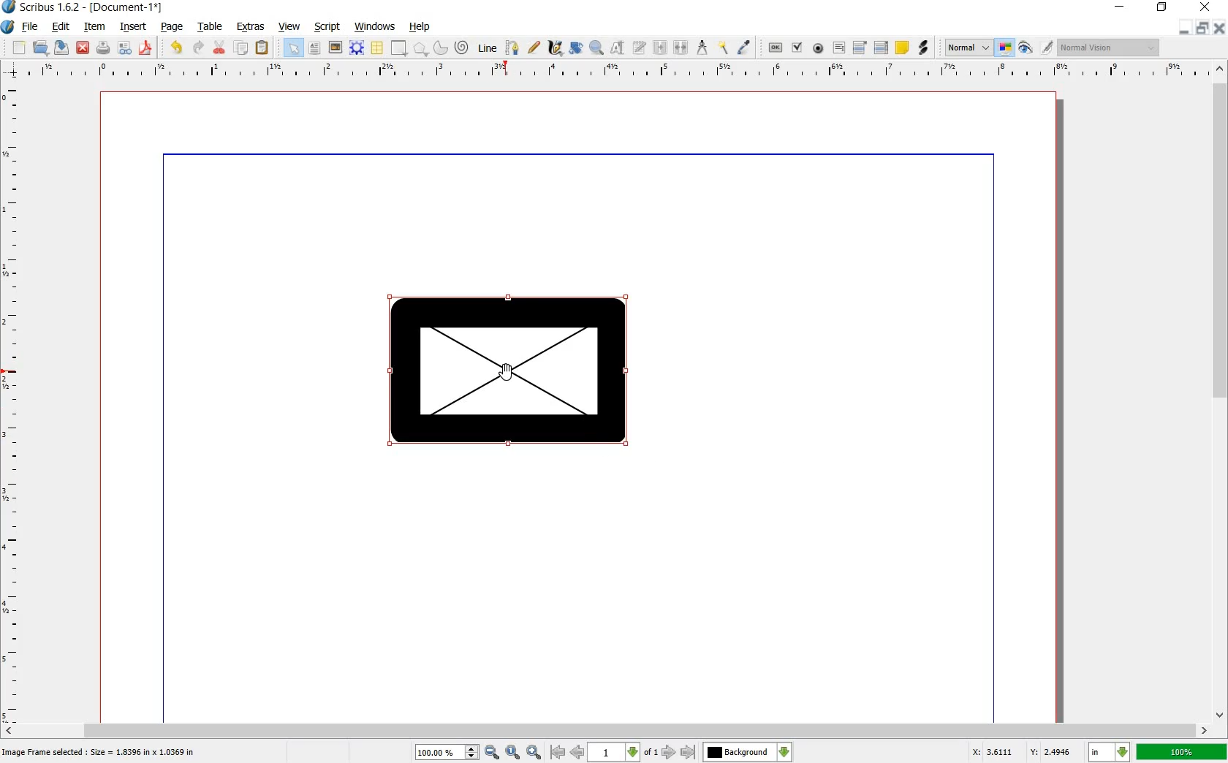  Describe the element at coordinates (355, 47) in the screenshot. I see `render frame` at that location.